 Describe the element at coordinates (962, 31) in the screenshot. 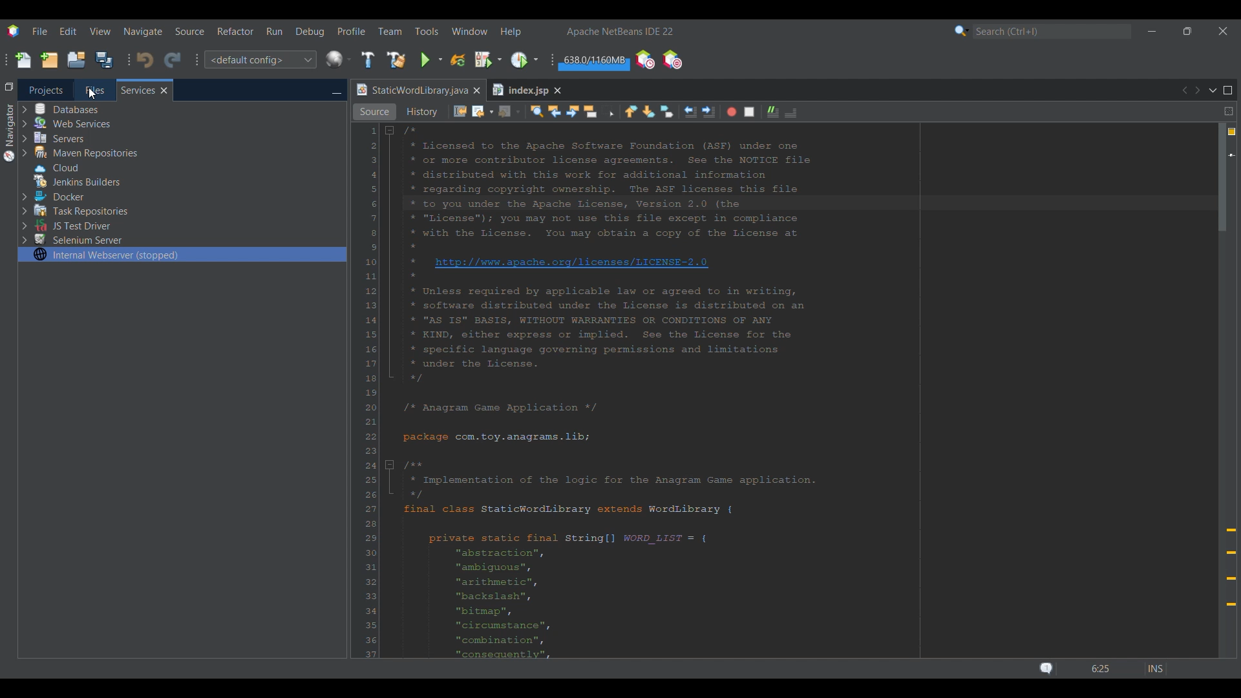

I see `Search category selection` at that location.